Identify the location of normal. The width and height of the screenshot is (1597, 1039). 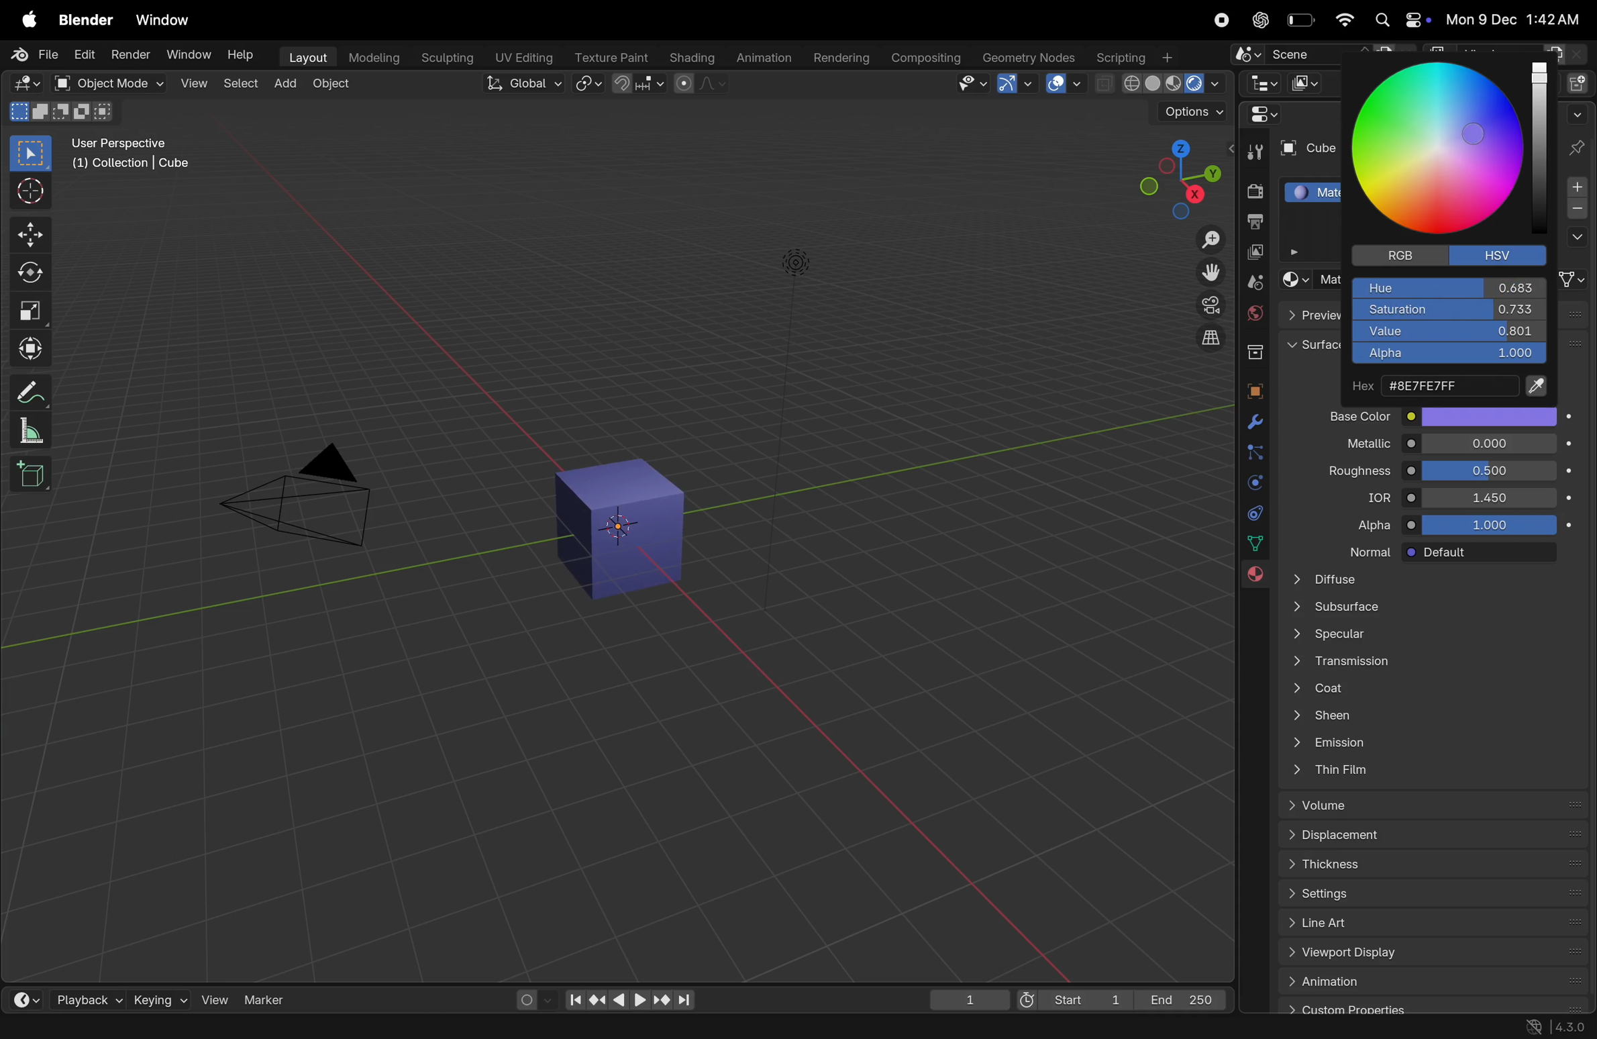
(1357, 550).